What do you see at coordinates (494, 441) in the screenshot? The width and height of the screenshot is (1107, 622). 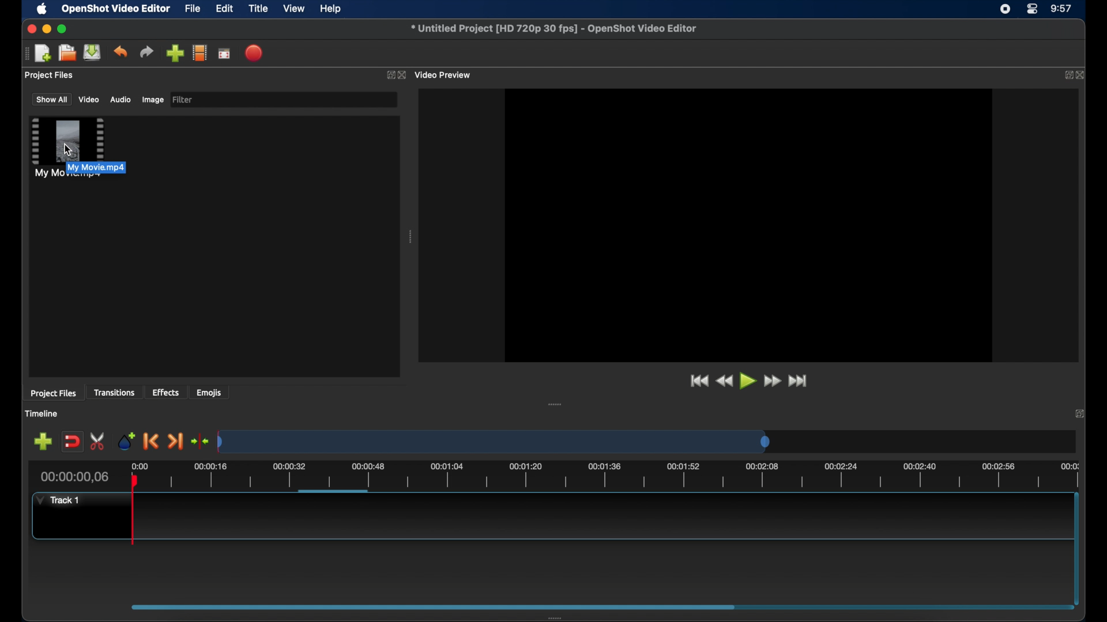 I see `timeline scale` at bounding box center [494, 441].